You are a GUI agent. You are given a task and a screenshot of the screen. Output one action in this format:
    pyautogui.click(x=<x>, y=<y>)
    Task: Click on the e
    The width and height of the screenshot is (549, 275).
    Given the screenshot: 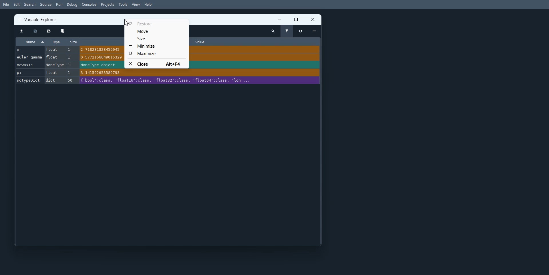 What is the action you would take?
    pyautogui.click(x=25, y=50)
    